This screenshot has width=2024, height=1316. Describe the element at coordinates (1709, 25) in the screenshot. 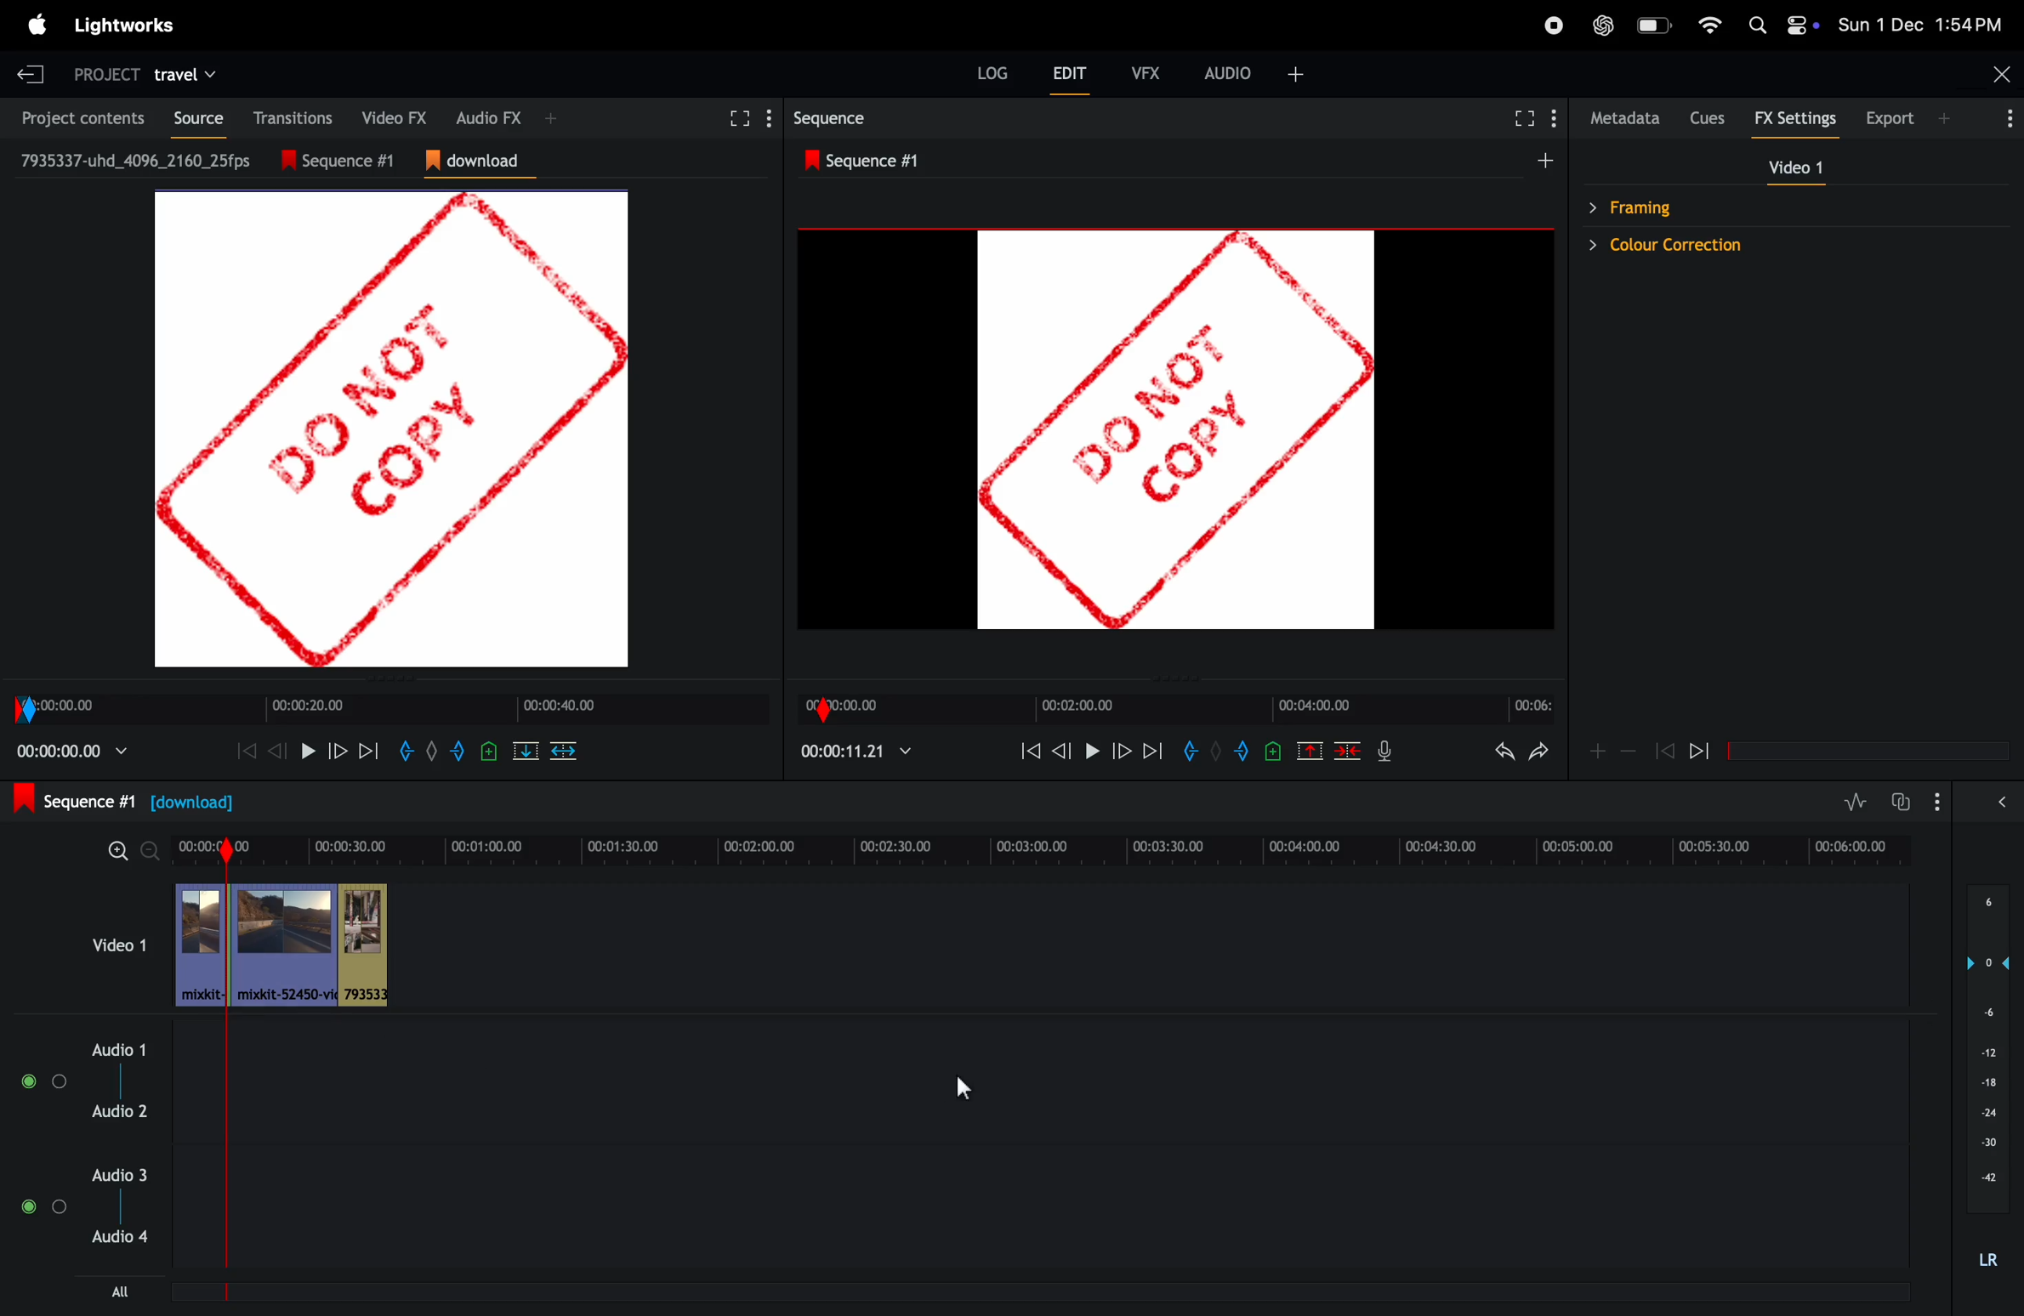

I see `wifi` at that location.